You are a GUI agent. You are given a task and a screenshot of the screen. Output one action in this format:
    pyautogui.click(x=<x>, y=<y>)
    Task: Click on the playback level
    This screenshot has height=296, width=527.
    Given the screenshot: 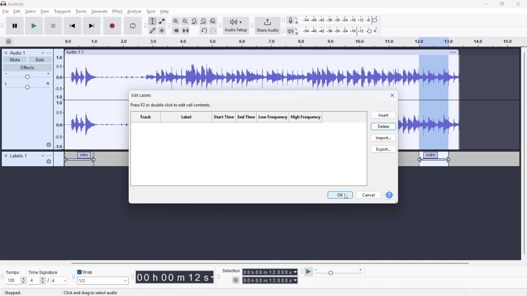 What is the action you would take?
    pyautogui.click(x=341, y=31)
    